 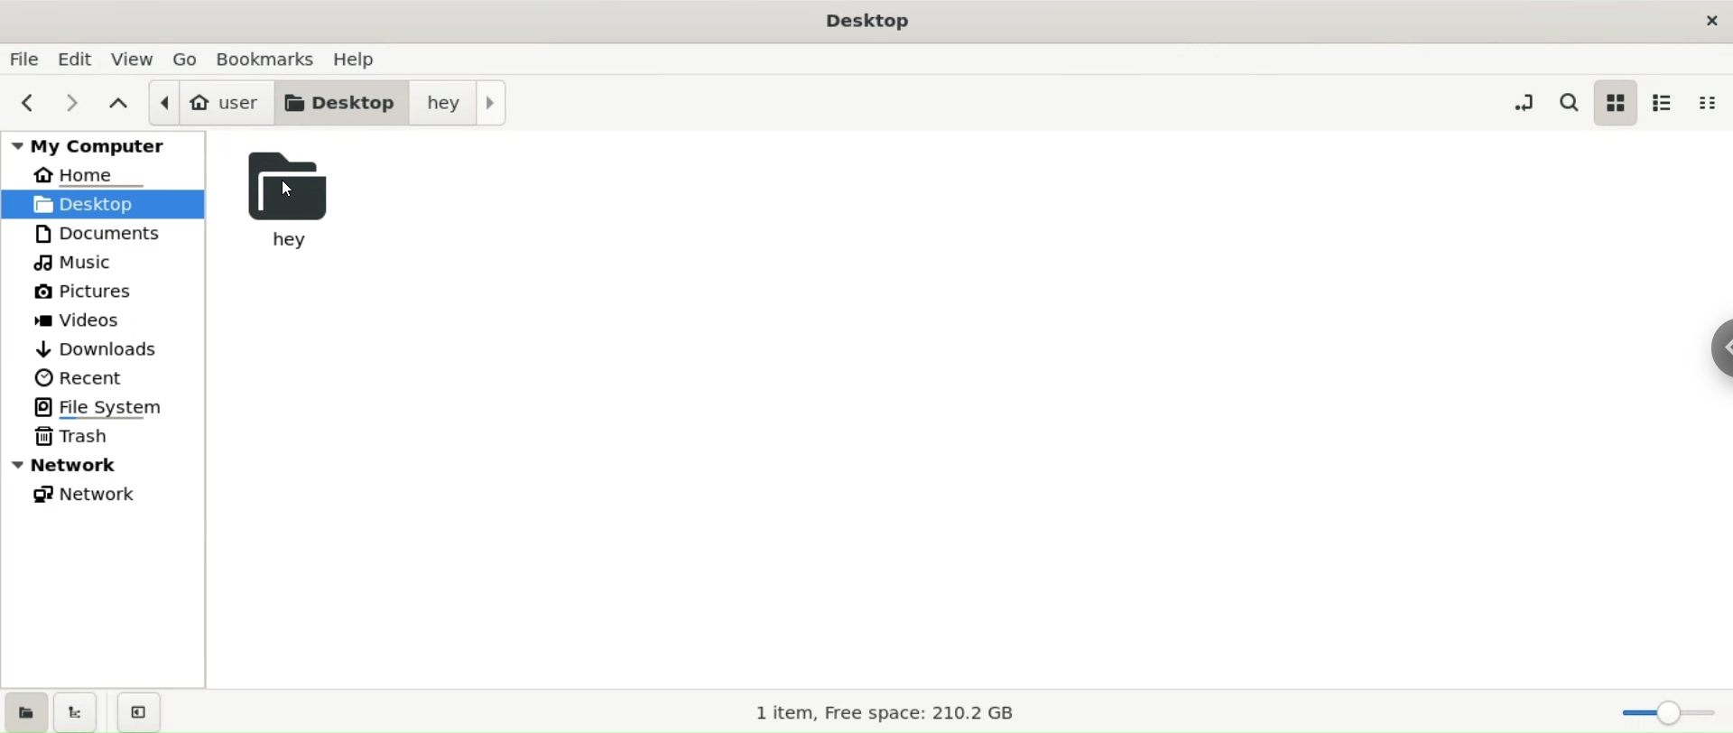 What do you see at coordinates (107, 293) in the screenshot?
I see `pictures` at bounding box center [107, 293].